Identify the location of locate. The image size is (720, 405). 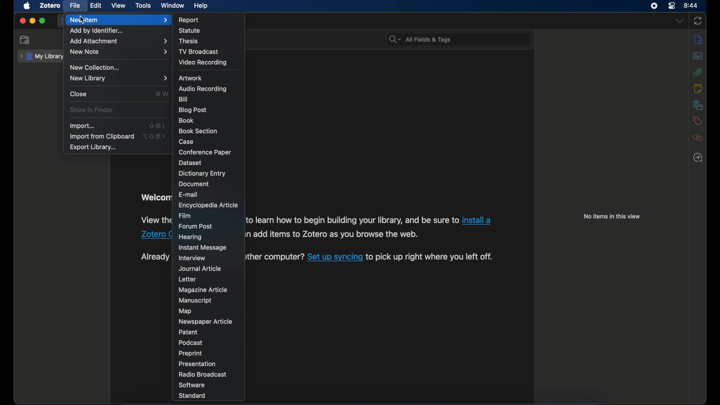
(697, 158).